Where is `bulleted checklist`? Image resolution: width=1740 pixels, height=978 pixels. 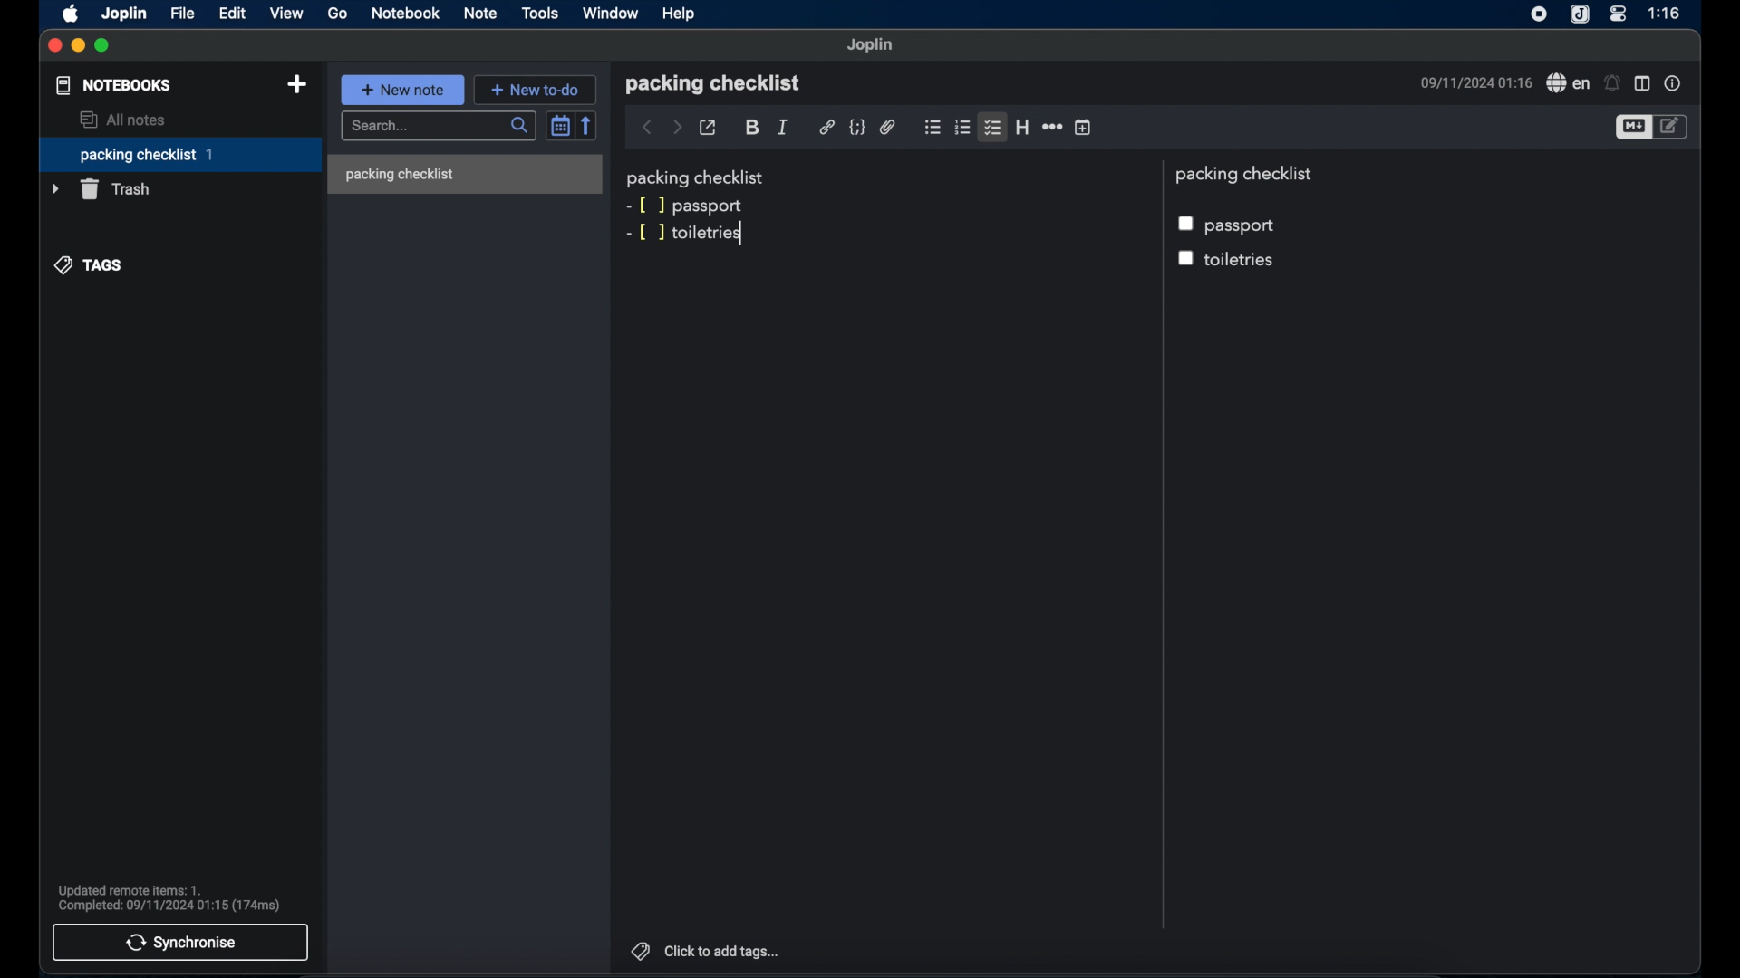
bulleted checklist is located at coordinates (933, 129).